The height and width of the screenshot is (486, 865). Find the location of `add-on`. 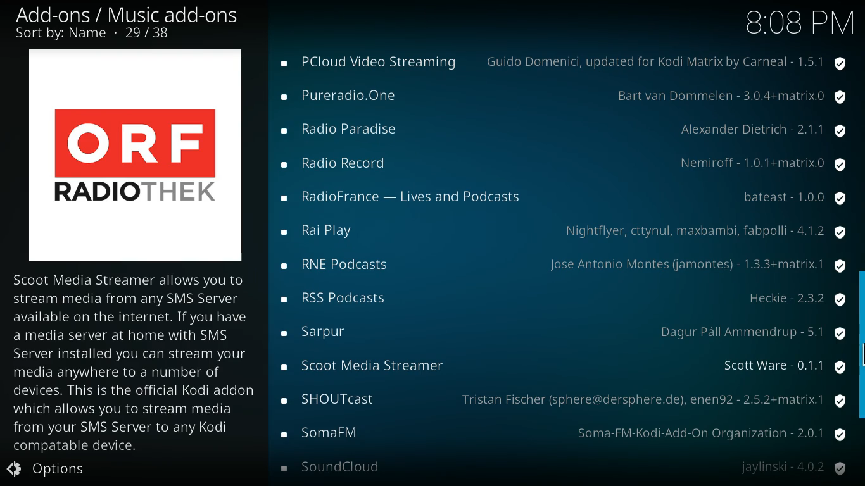

add-on is located at coordinates (341, 97).